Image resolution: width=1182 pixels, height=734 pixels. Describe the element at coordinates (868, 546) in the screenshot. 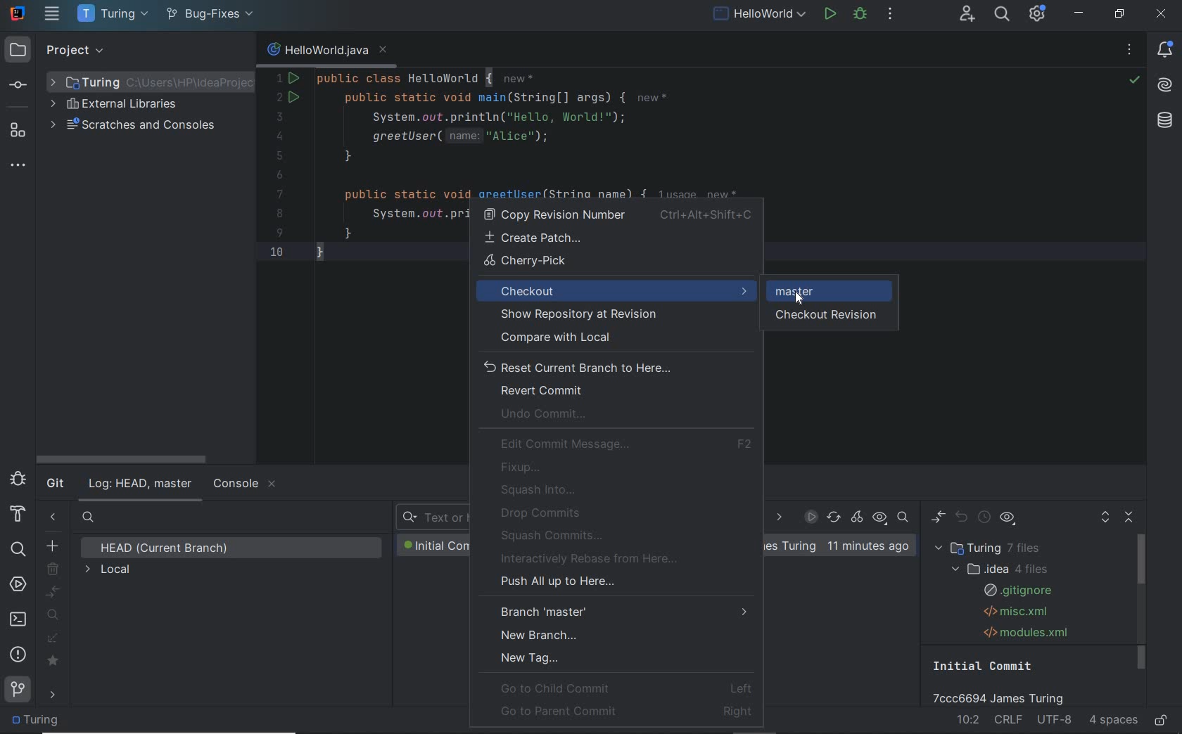

I see `time` at that location.